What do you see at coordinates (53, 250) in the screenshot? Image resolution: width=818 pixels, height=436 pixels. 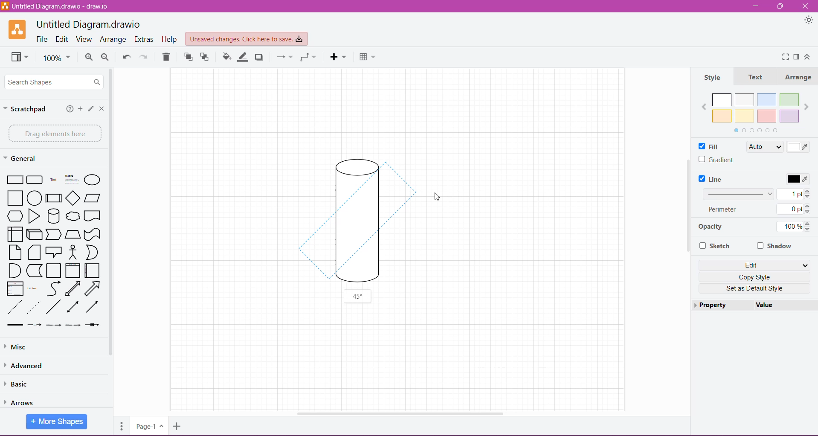 I see `Shapes` at bounding box center [53, 250].